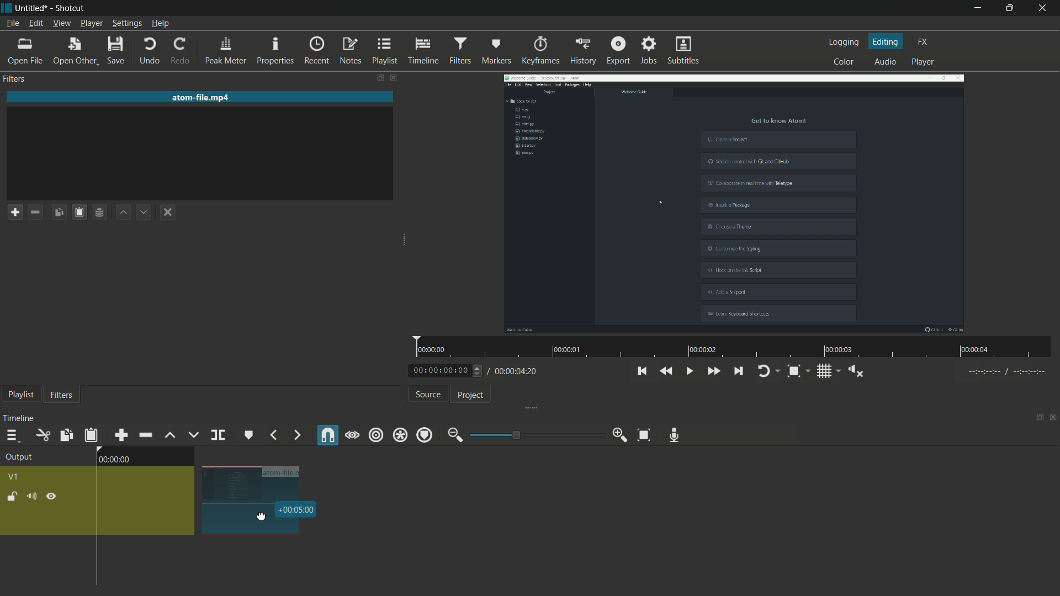  Describe the element at coordinates (21, 395) in the screenshot. I see `playlist` at that location.